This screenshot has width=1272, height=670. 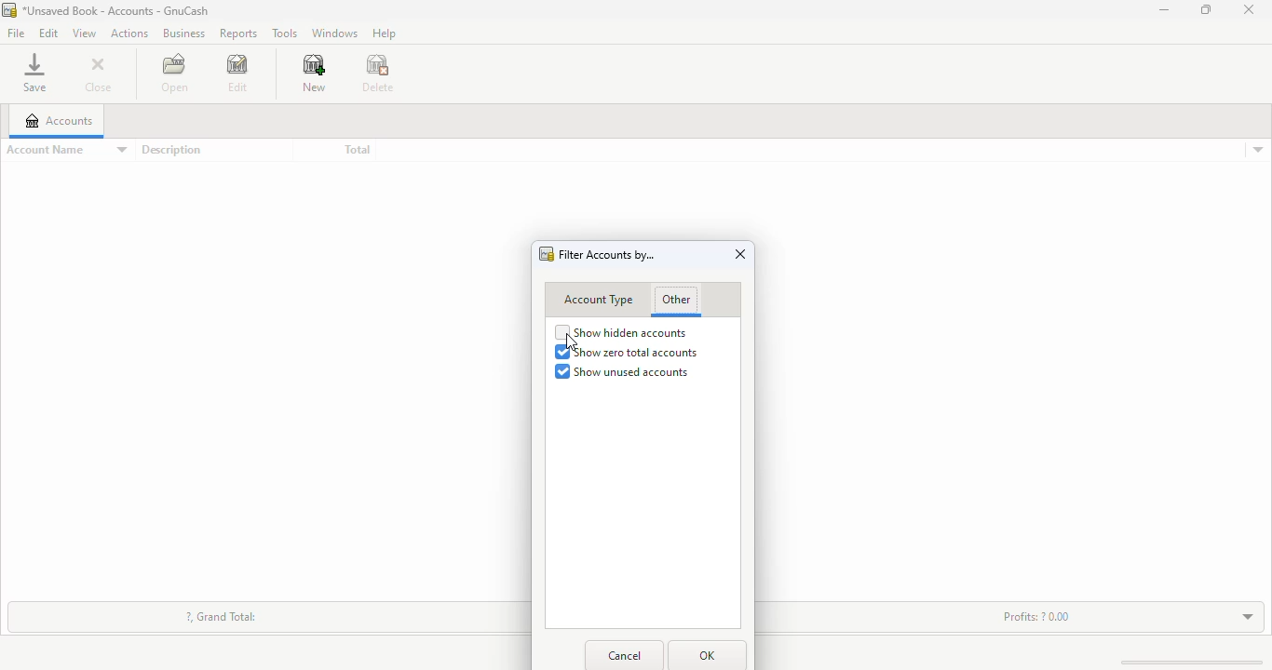 I want to click on scroll, so click(x=1182, y=662).